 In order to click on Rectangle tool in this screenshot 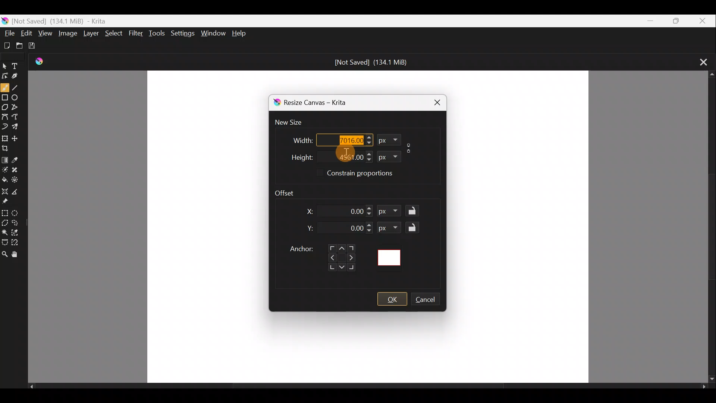, I will do `click(5, 99)`.